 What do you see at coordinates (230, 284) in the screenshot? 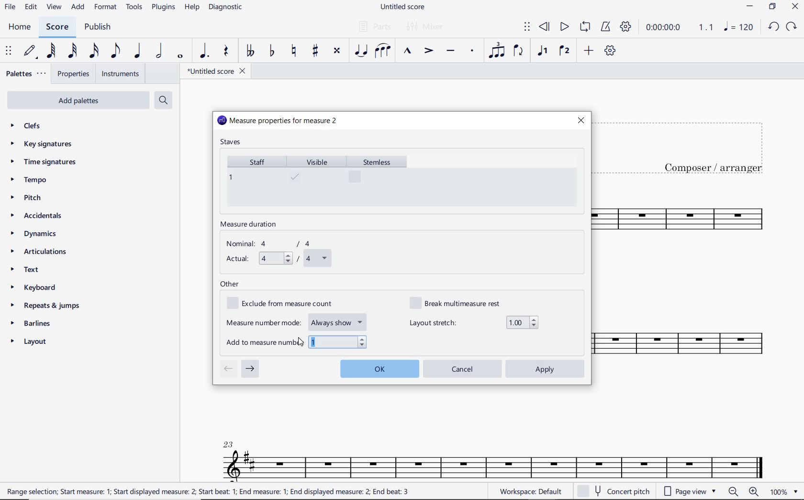
I see `other` at bounding box center [230, 284].